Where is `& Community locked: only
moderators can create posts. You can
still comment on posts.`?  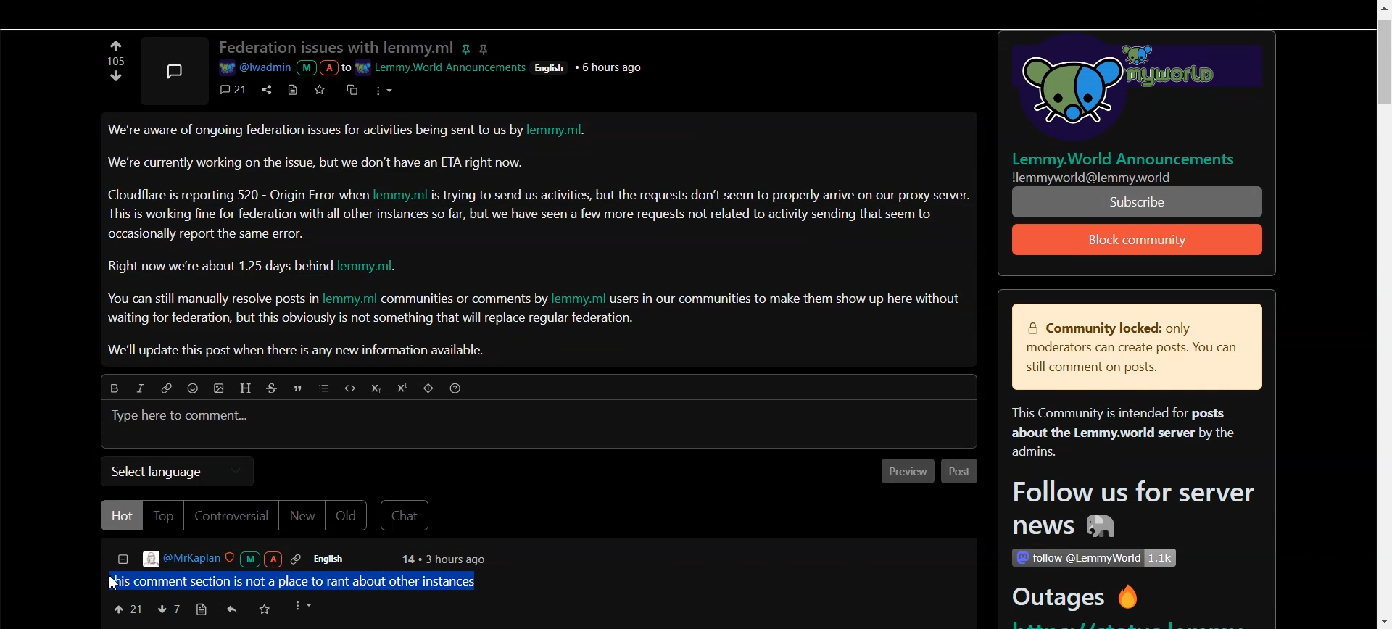
& Community locked: only
moderators can create posts. You can
still comment on posts. is located at coordinates (1127, 349).